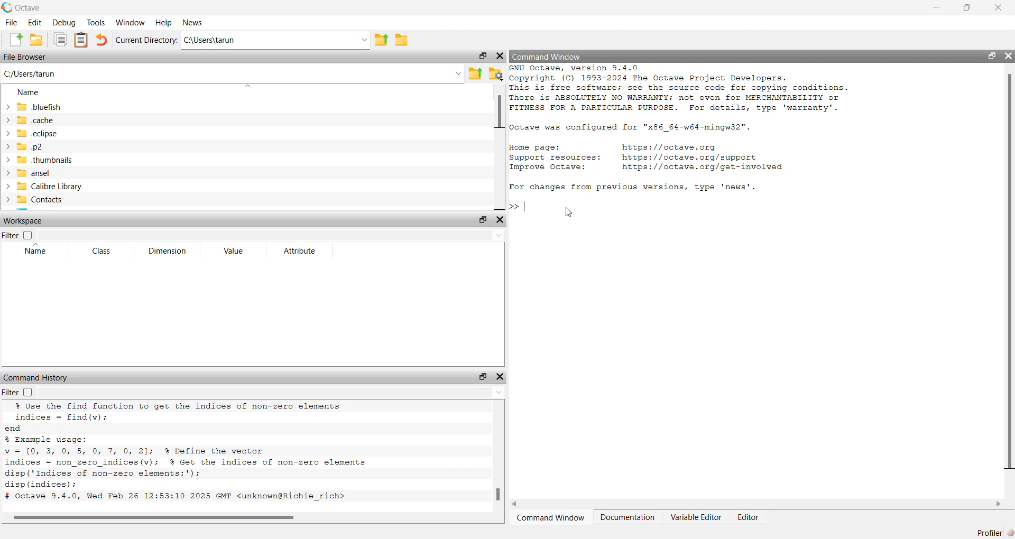 This screenshot has width=1015, height=539. What do you see at coordinates (34, 107) in the screenshot?
I see `bluefish` at bounding box center [34, 107].